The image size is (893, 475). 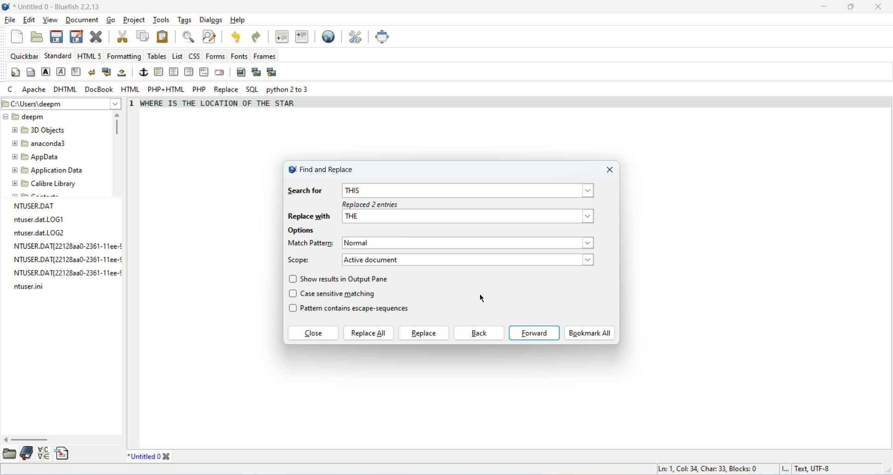 What do you see at coordinates (328, 37) in the screenshot?
I see `view in browser` at bounding box center [328, 37].